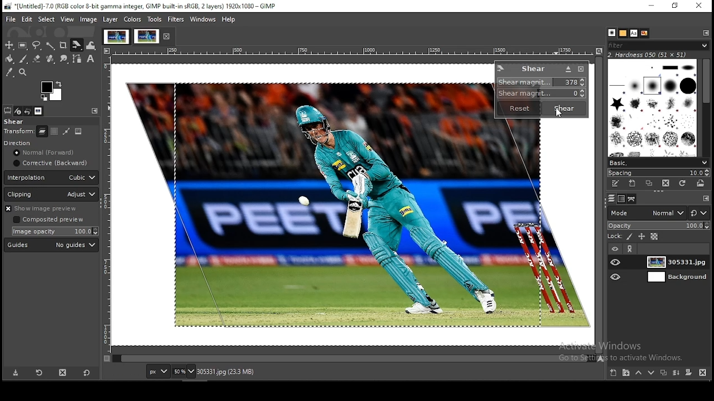  Describe the element at coordinates (613, 249) in the screenshot. I see `layer visibility` at that location.